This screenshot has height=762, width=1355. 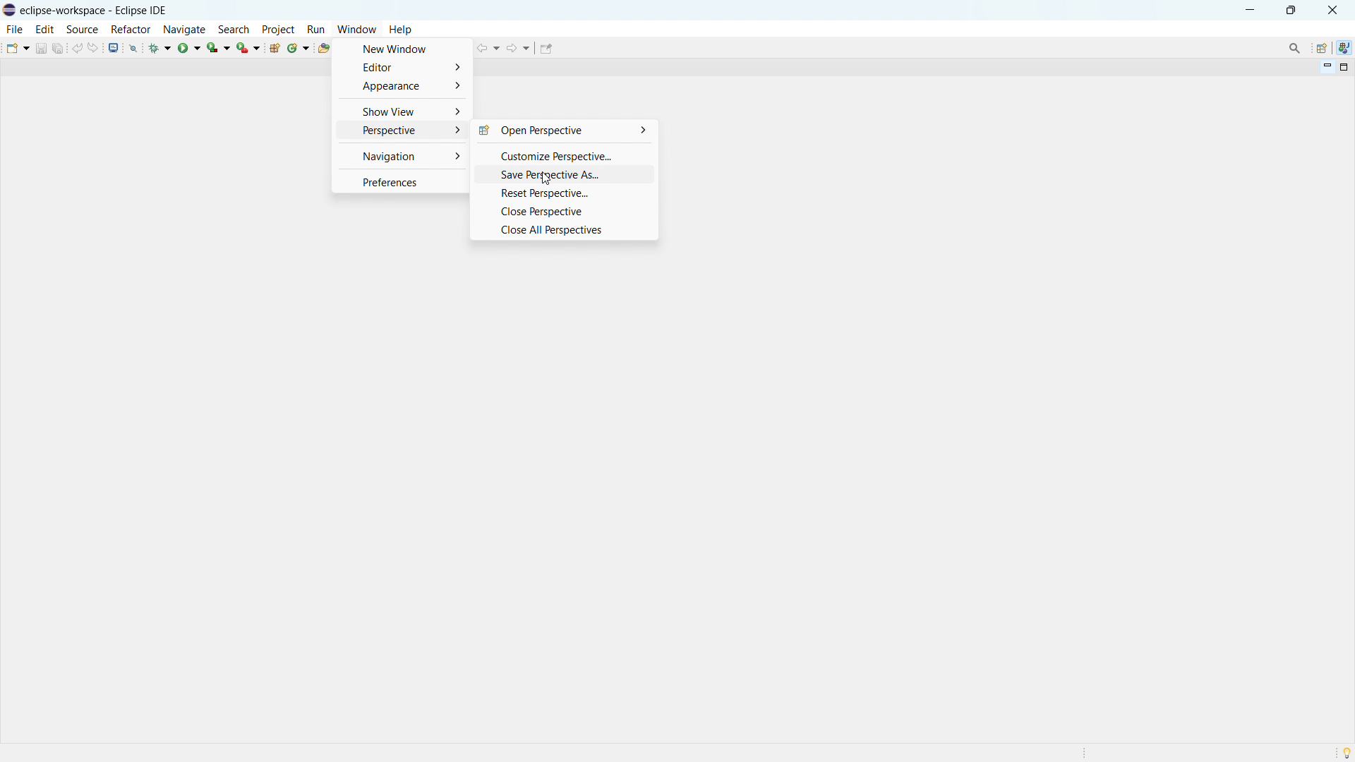 What do you see at coordinates (1294, 47) in the screenshot?
I see `access command and other items` at bounding box center [1294, 47].